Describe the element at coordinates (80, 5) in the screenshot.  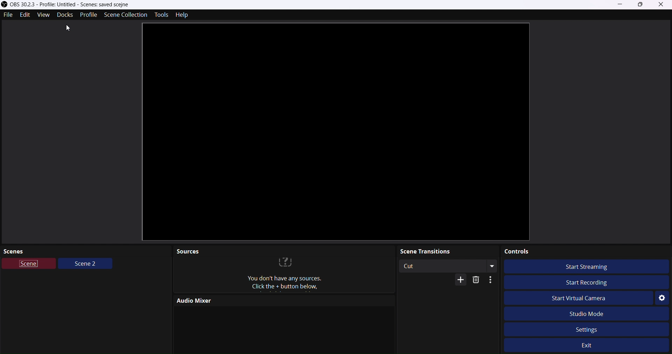
I see `OBS S30.2.3 - profile: Untitled - Scenes: saved scejne` at that location.